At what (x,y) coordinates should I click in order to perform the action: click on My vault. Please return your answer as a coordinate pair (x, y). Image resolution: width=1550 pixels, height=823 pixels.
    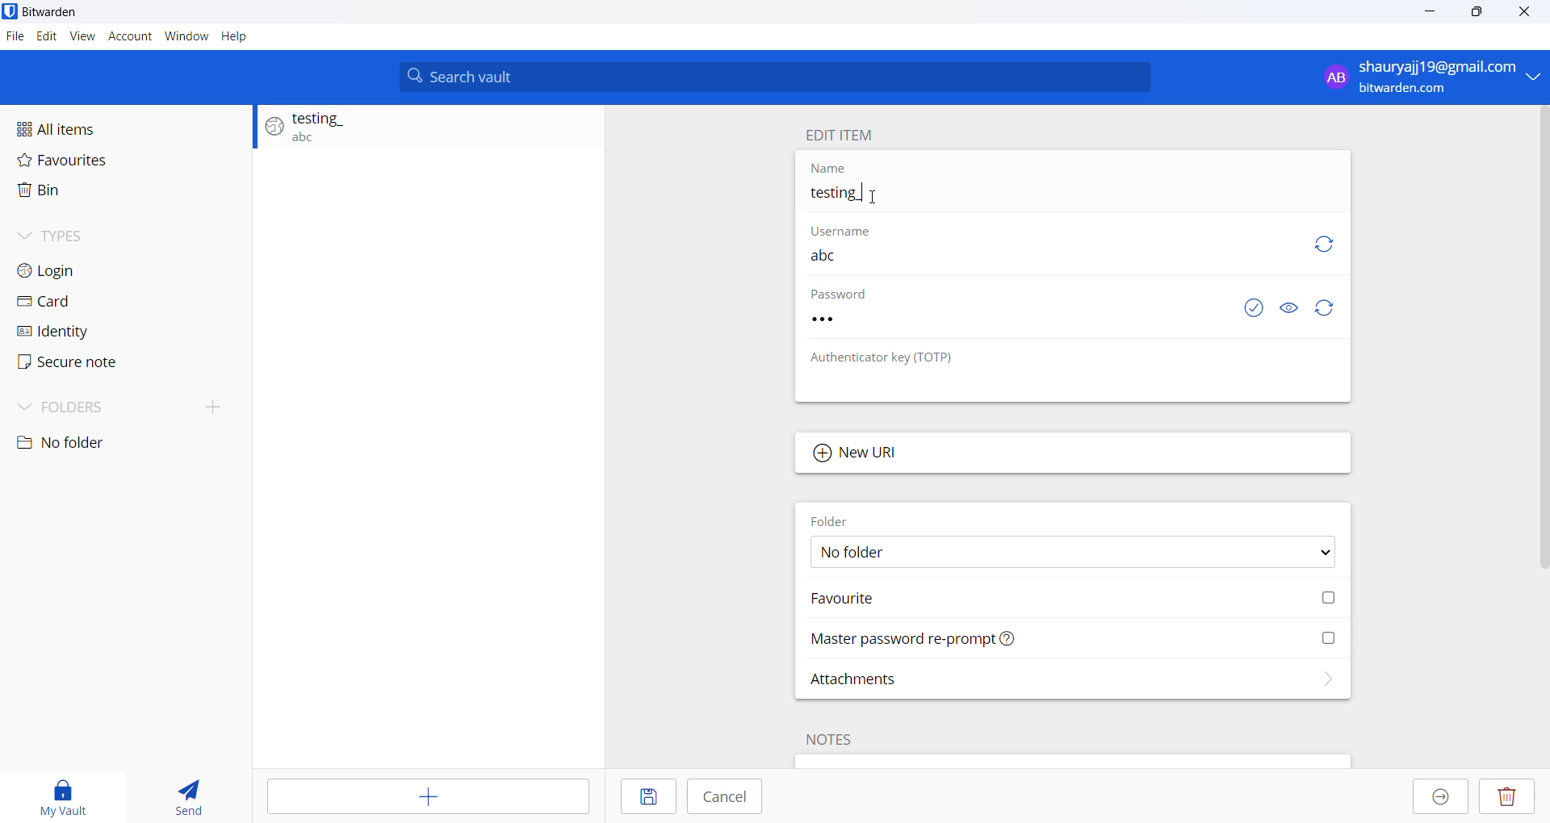
    Looking at the image, I should click on (70, 793).